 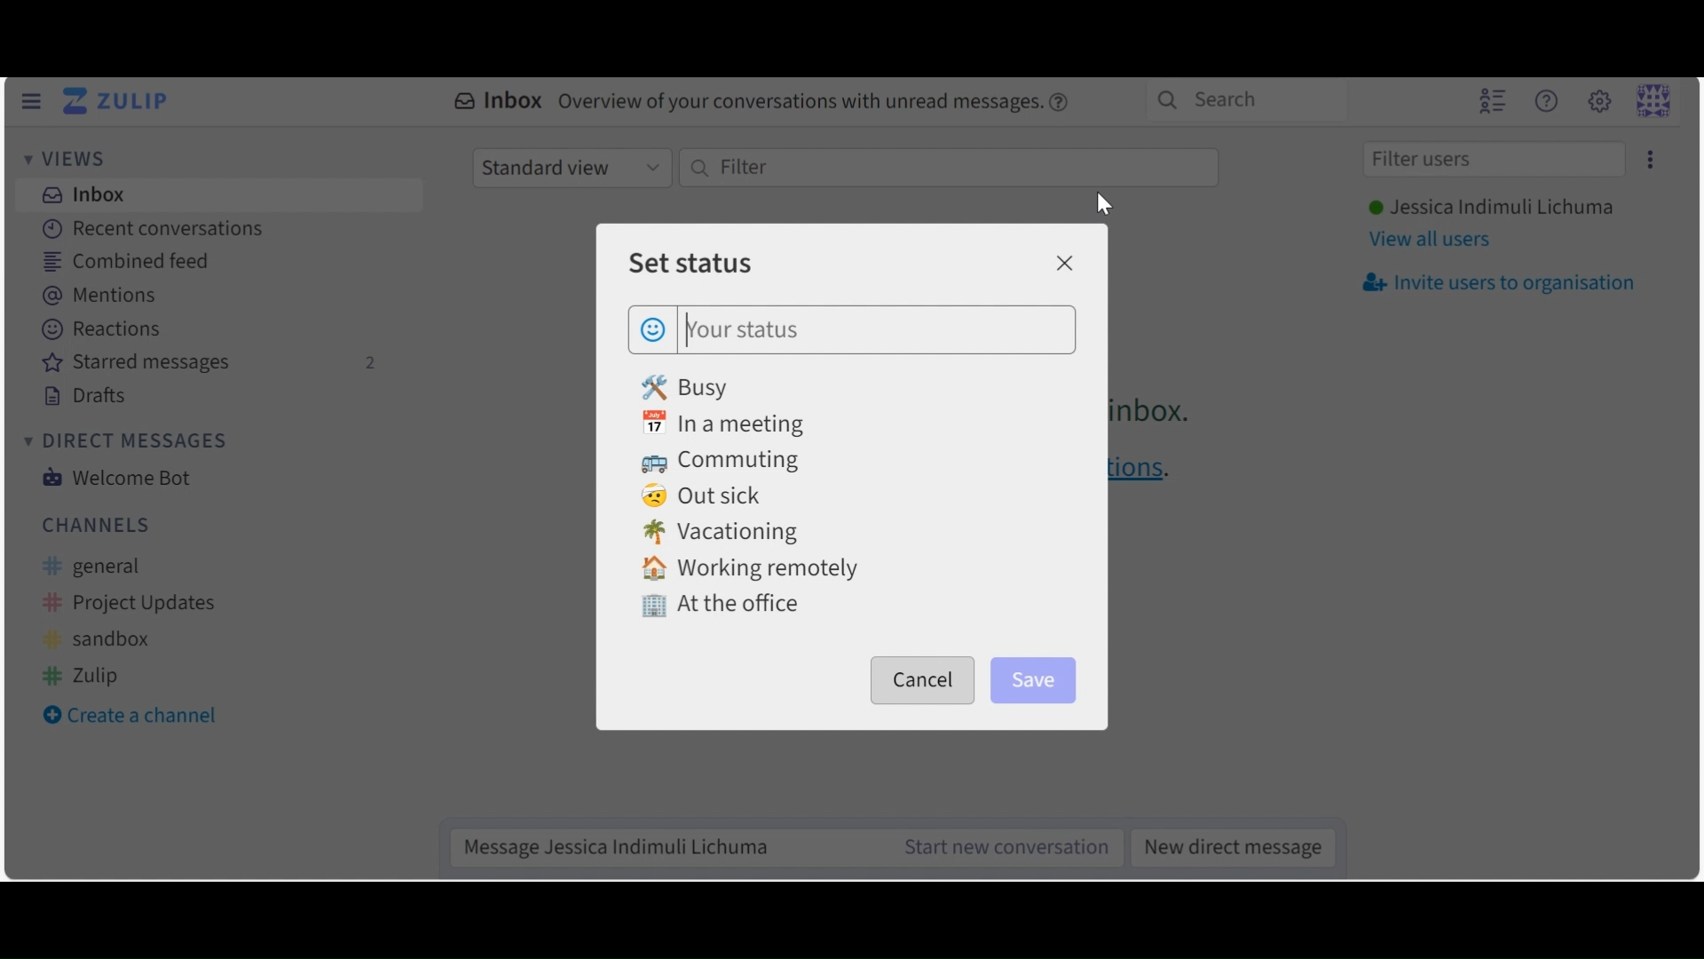 I want to click on In a meeting, so click(x=731, y=424).